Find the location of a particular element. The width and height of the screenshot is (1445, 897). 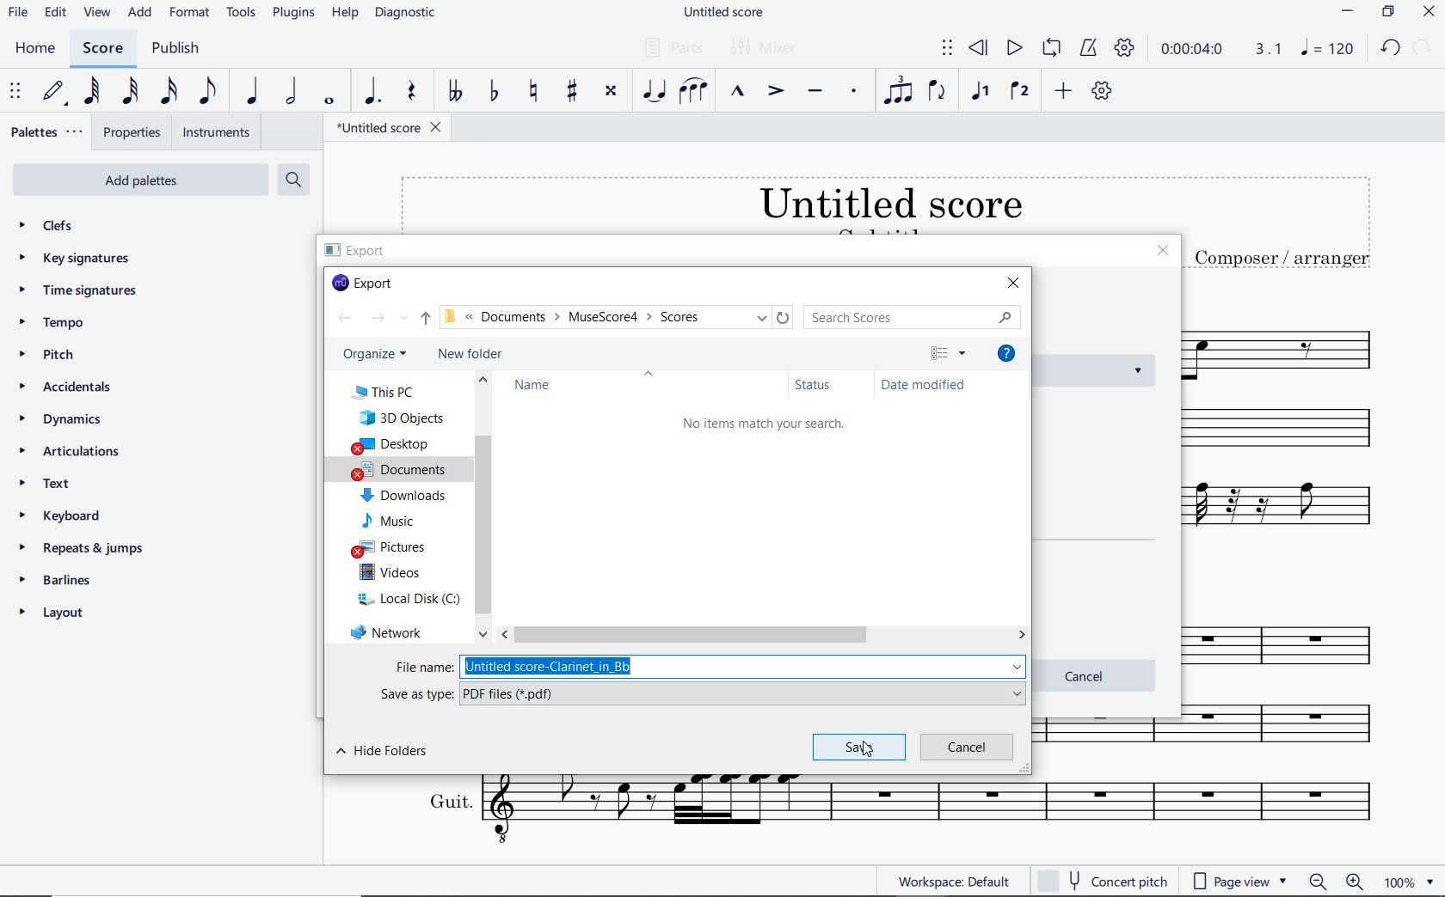

TITLE is located at coordinates (1280, 225).